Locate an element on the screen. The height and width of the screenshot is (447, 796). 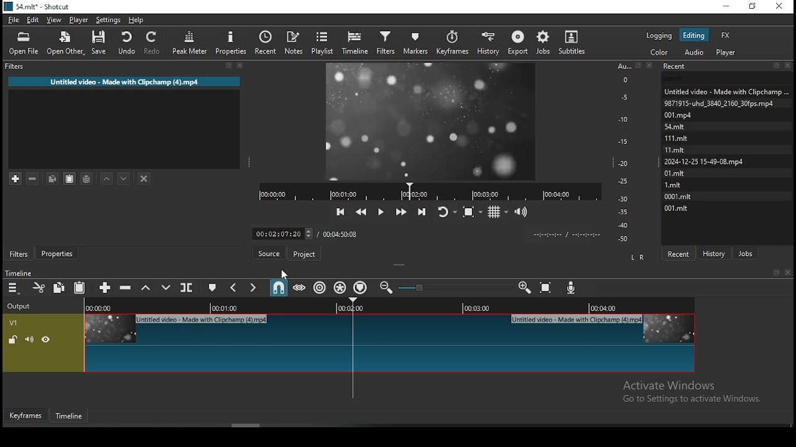
save is located at coordinates (101, 42).